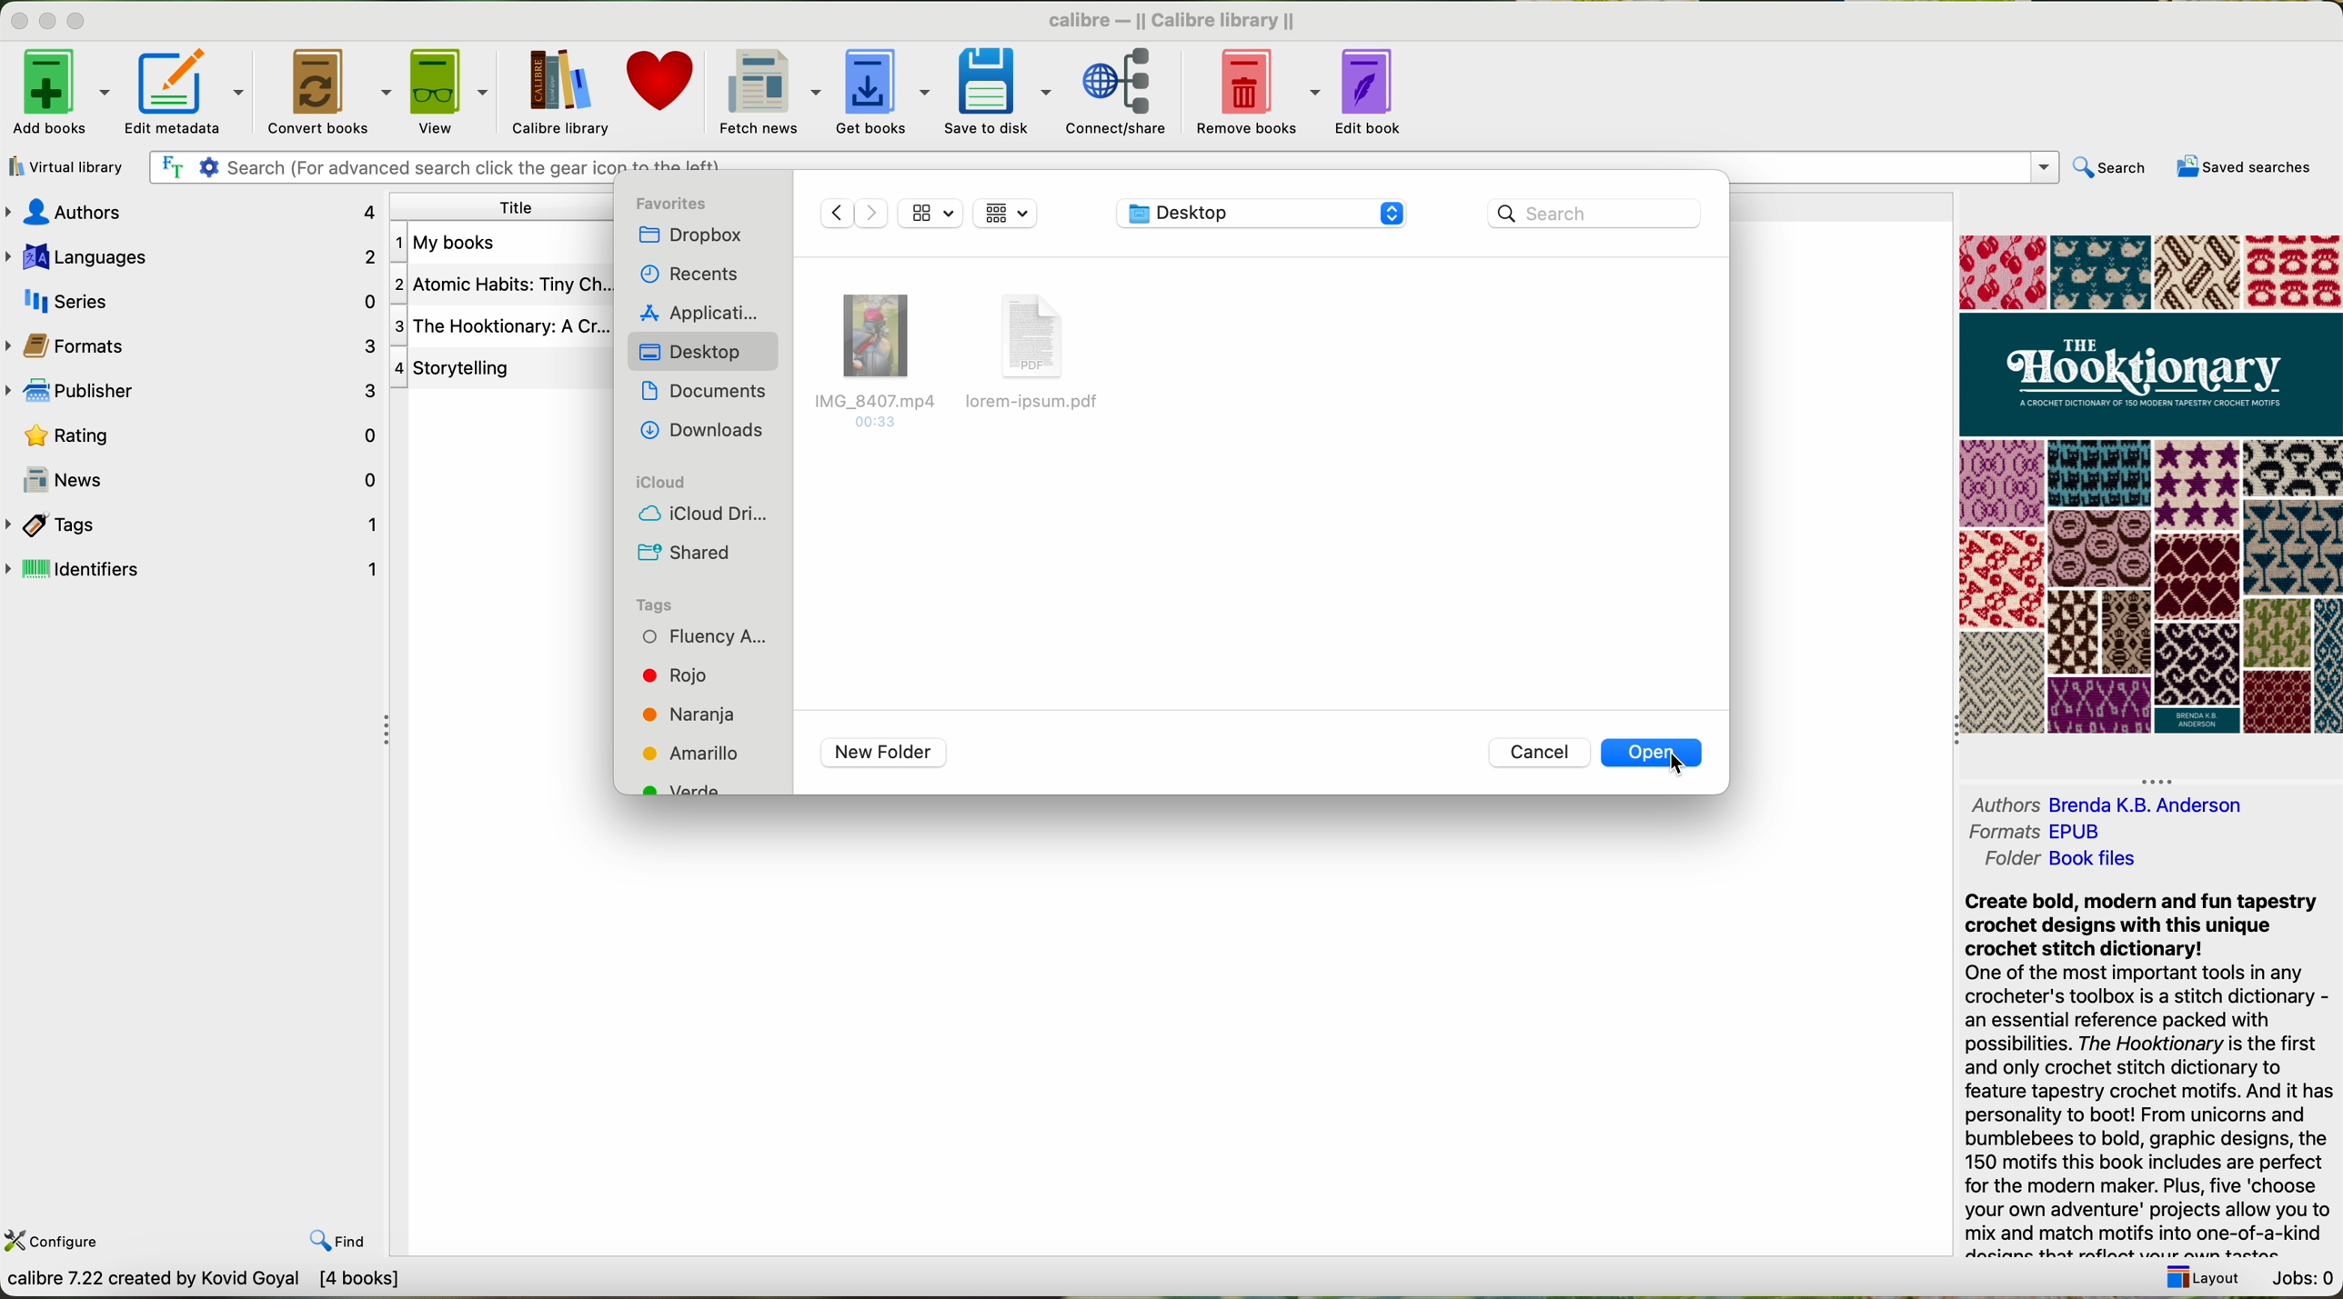  Describe the element at coordinates (48, 23) in the screenshot. I see `minimize Calibre` at that location.